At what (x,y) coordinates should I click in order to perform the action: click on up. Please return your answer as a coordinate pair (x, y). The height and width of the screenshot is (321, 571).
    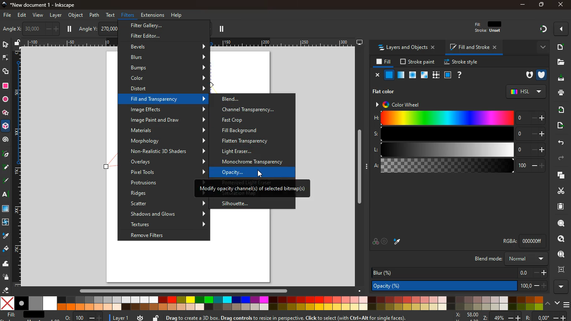
    Looking at the image, I should click on (548, 304).